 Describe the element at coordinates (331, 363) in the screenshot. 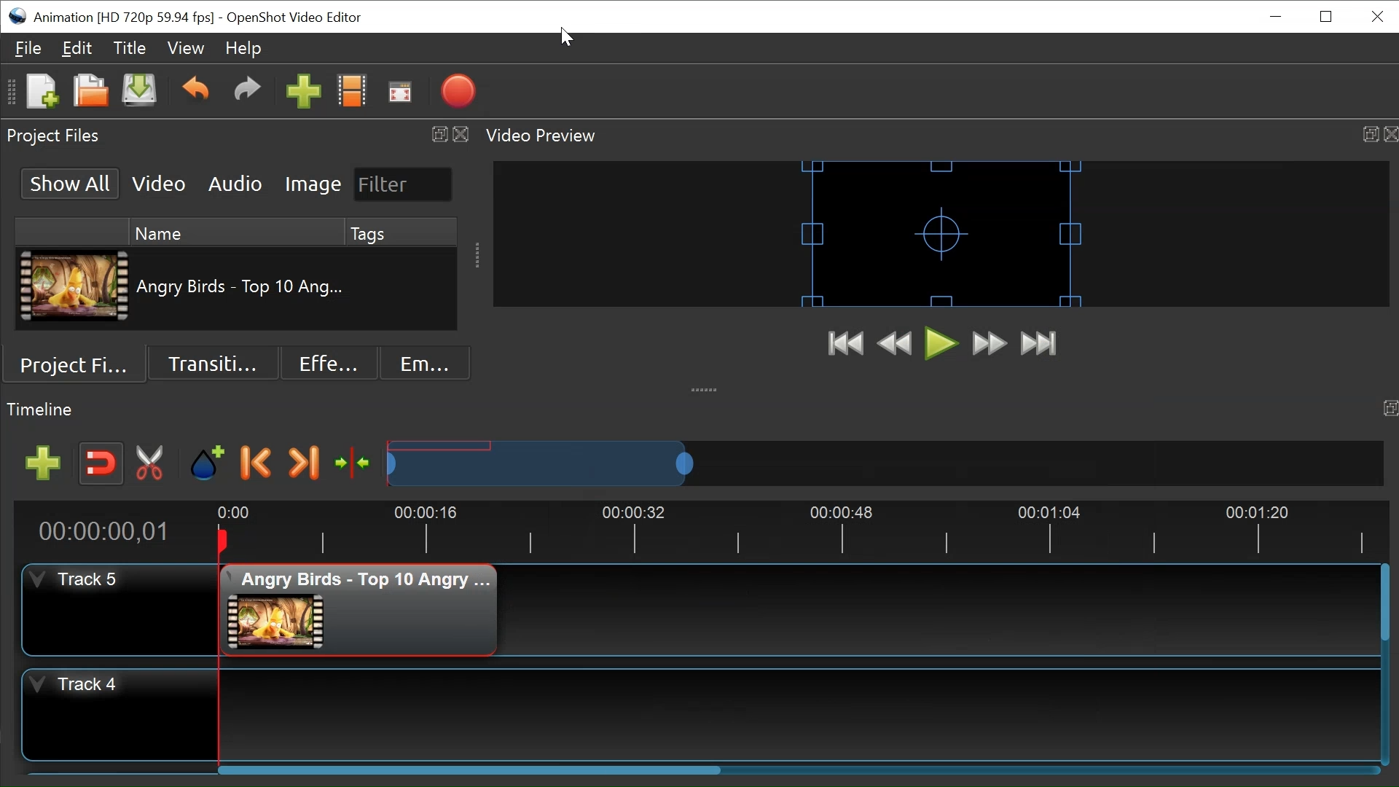

I see `Effects` at that location.